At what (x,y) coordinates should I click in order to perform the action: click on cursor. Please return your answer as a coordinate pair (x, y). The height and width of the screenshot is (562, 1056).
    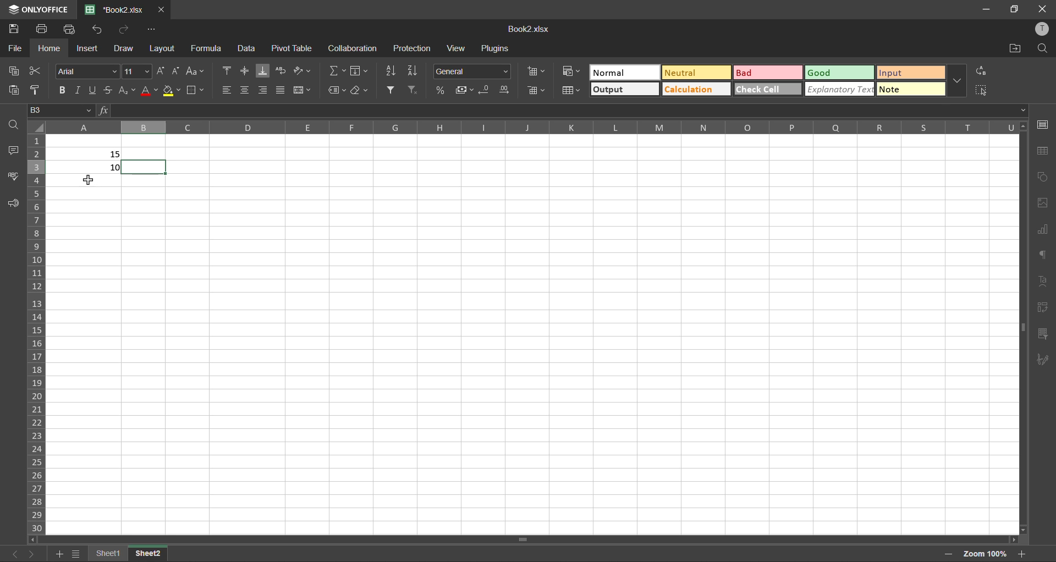
    Looking at the image, I should click on (86, 179).